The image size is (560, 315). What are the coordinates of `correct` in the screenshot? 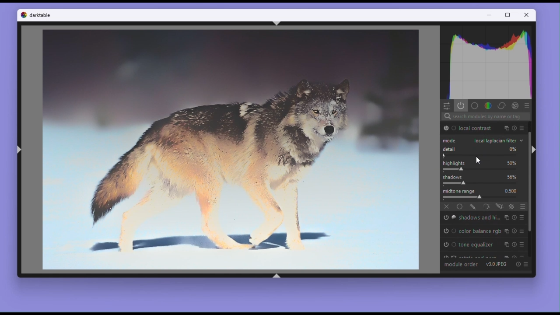 It's located at (502, 106).